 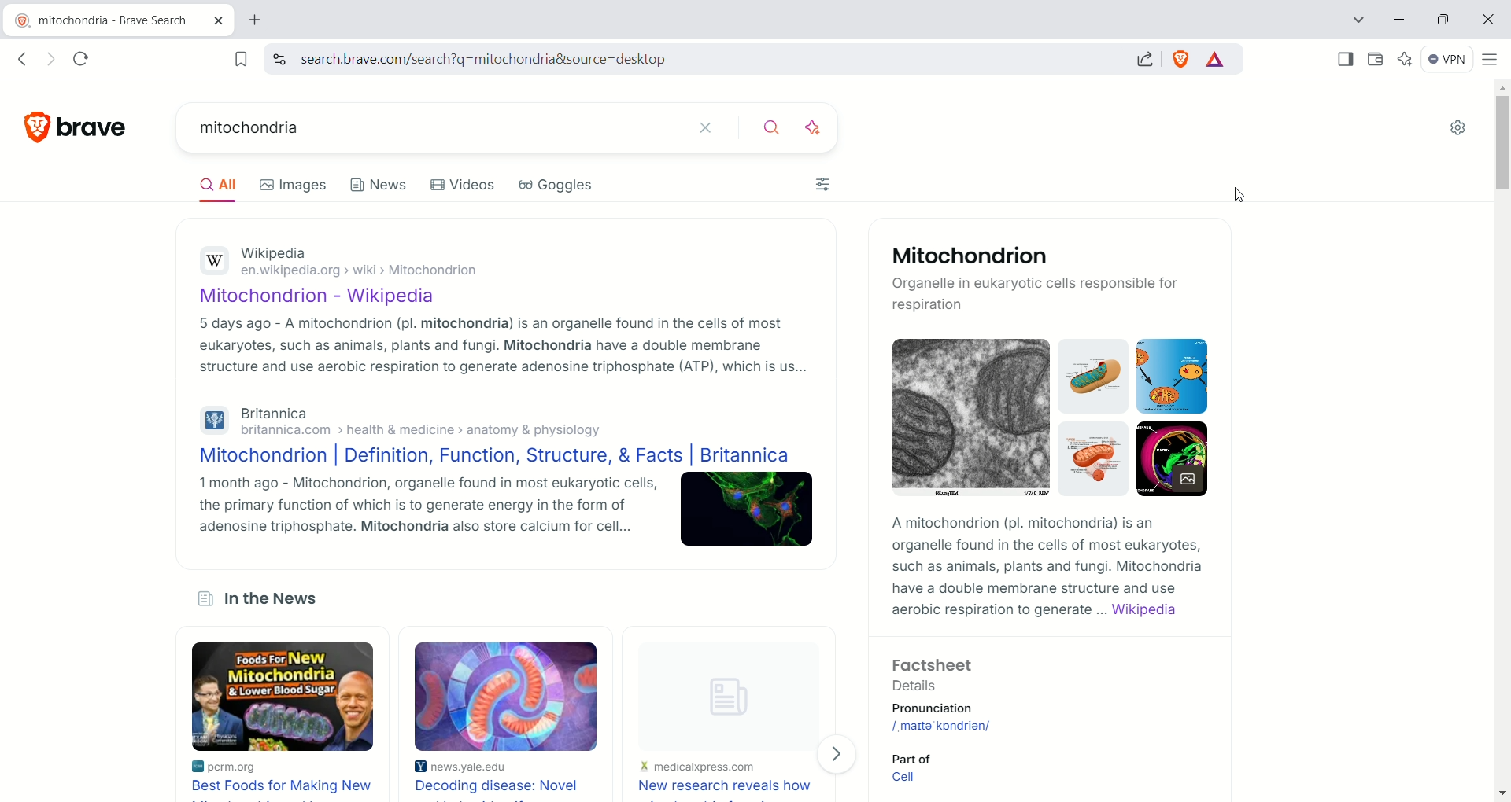 I want to click on /, maIta' kondrian/, so click(x=970, y=727).